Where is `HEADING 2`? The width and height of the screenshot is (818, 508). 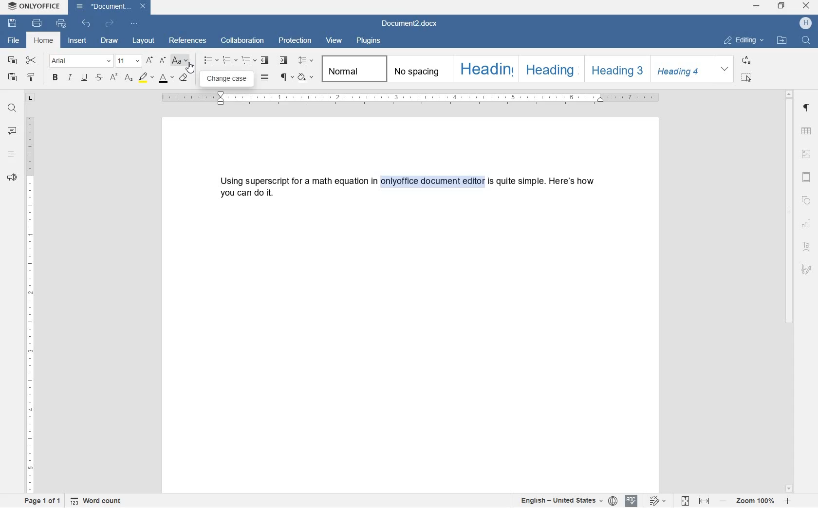 HEADING 2 is located at coordinates (549, 68).